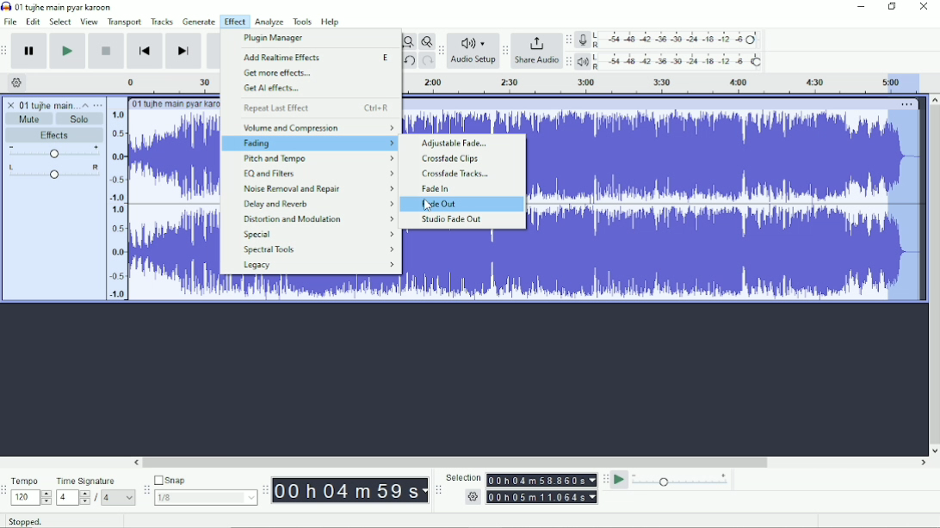 Image resolution: width=940 pixels, height=528 pixels. Describe the element at coordinates (862, 6) in the screenshot. I see `Minimize` at that location.